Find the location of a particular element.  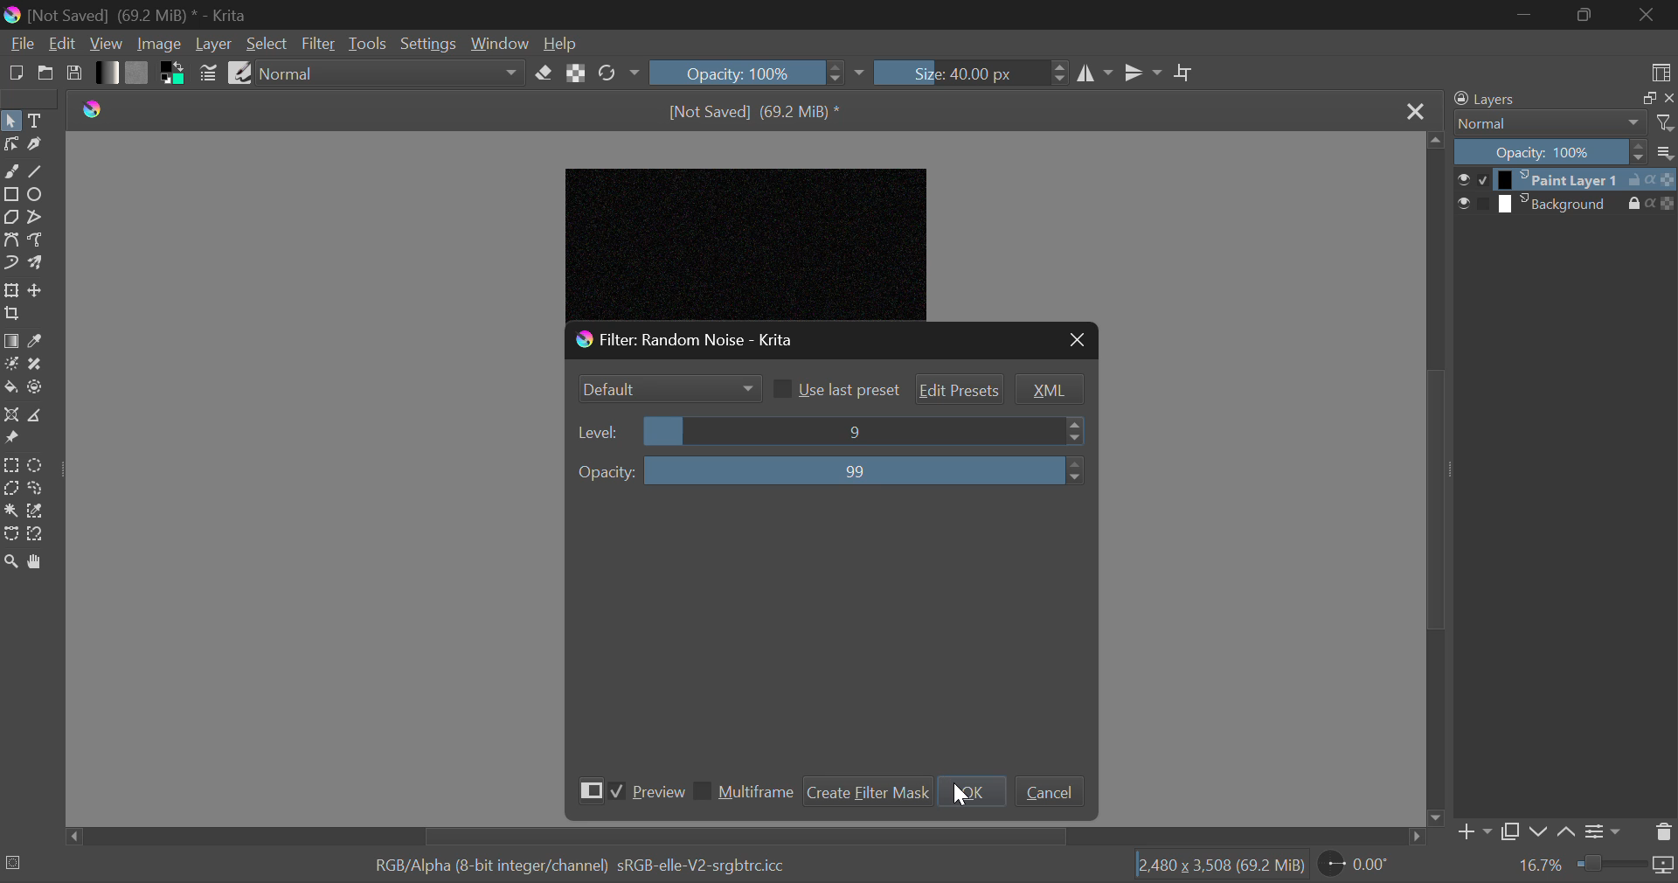

Krita Logo is located at coordinates (94, 108).